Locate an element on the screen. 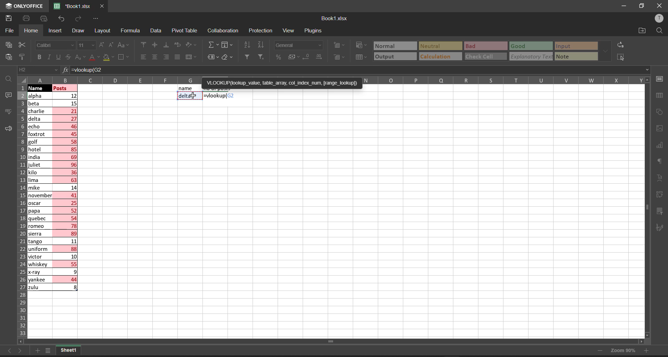 The image size is (668, 357). book name is located at coordinates (334, 18).